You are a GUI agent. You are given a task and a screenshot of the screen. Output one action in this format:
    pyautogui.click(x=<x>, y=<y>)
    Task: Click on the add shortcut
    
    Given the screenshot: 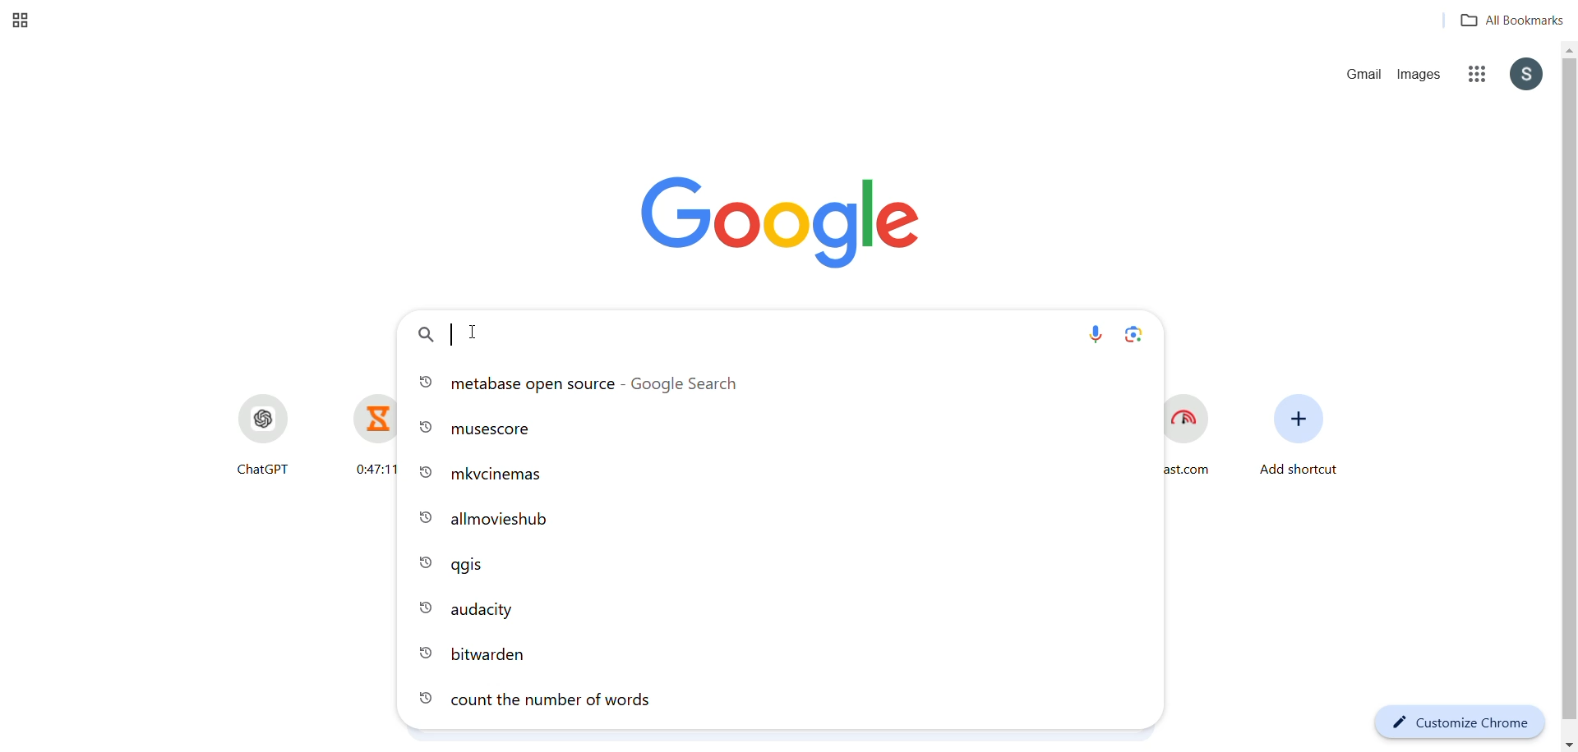 What is the action you would take?
    pyautogui.click(x=1298, y=442)
    